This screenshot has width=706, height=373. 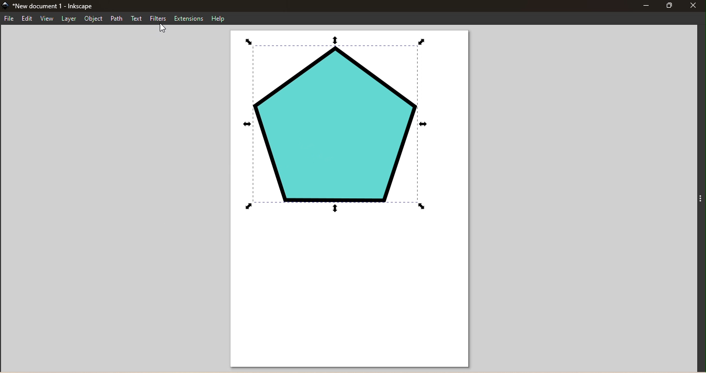 What do you see at coordinates (117, 19) in the screenshot?
I see `Path` at bounding box center [117, 19].